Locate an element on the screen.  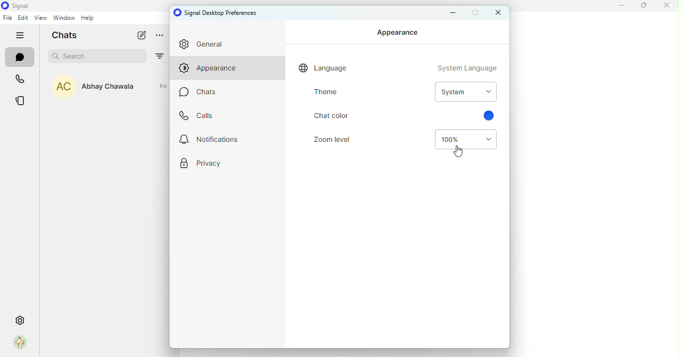
close is located at coordinates (669, 7).